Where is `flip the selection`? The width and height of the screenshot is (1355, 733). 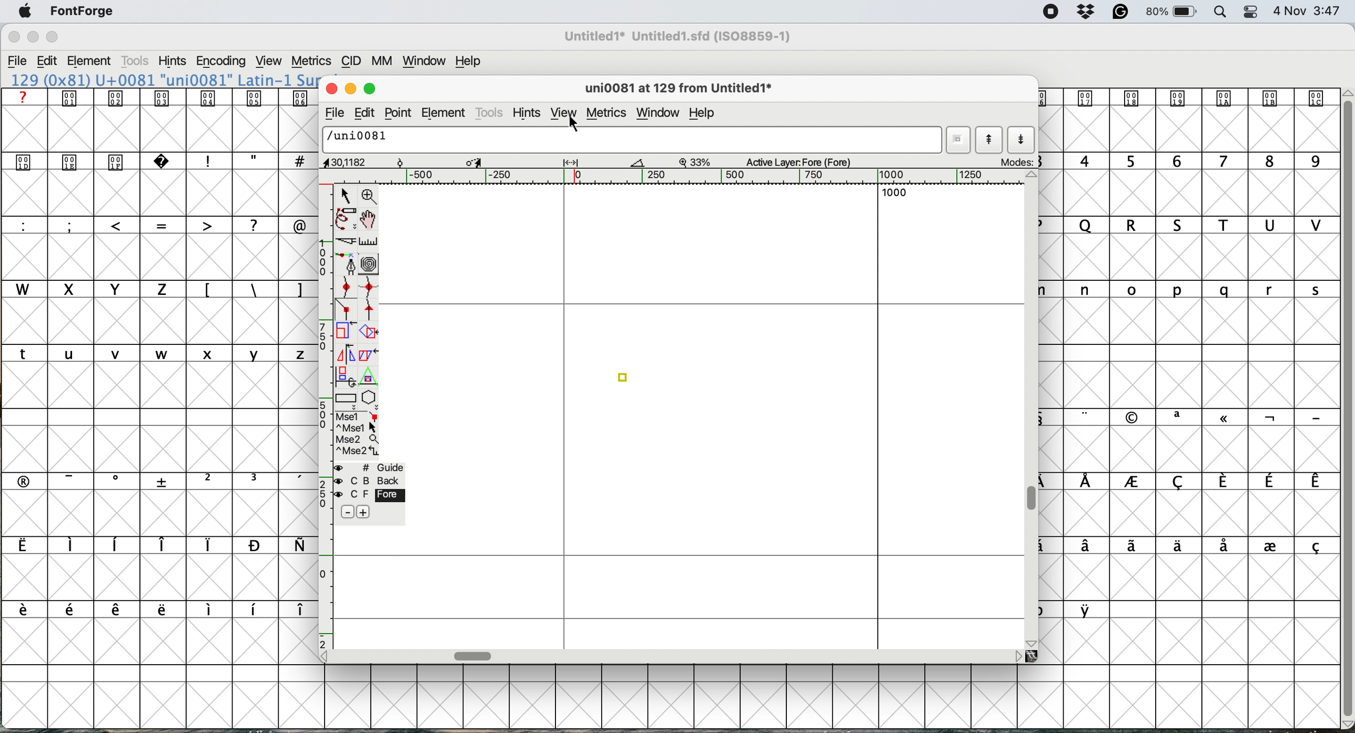
flip the selection is located at coordinates (346, 353).